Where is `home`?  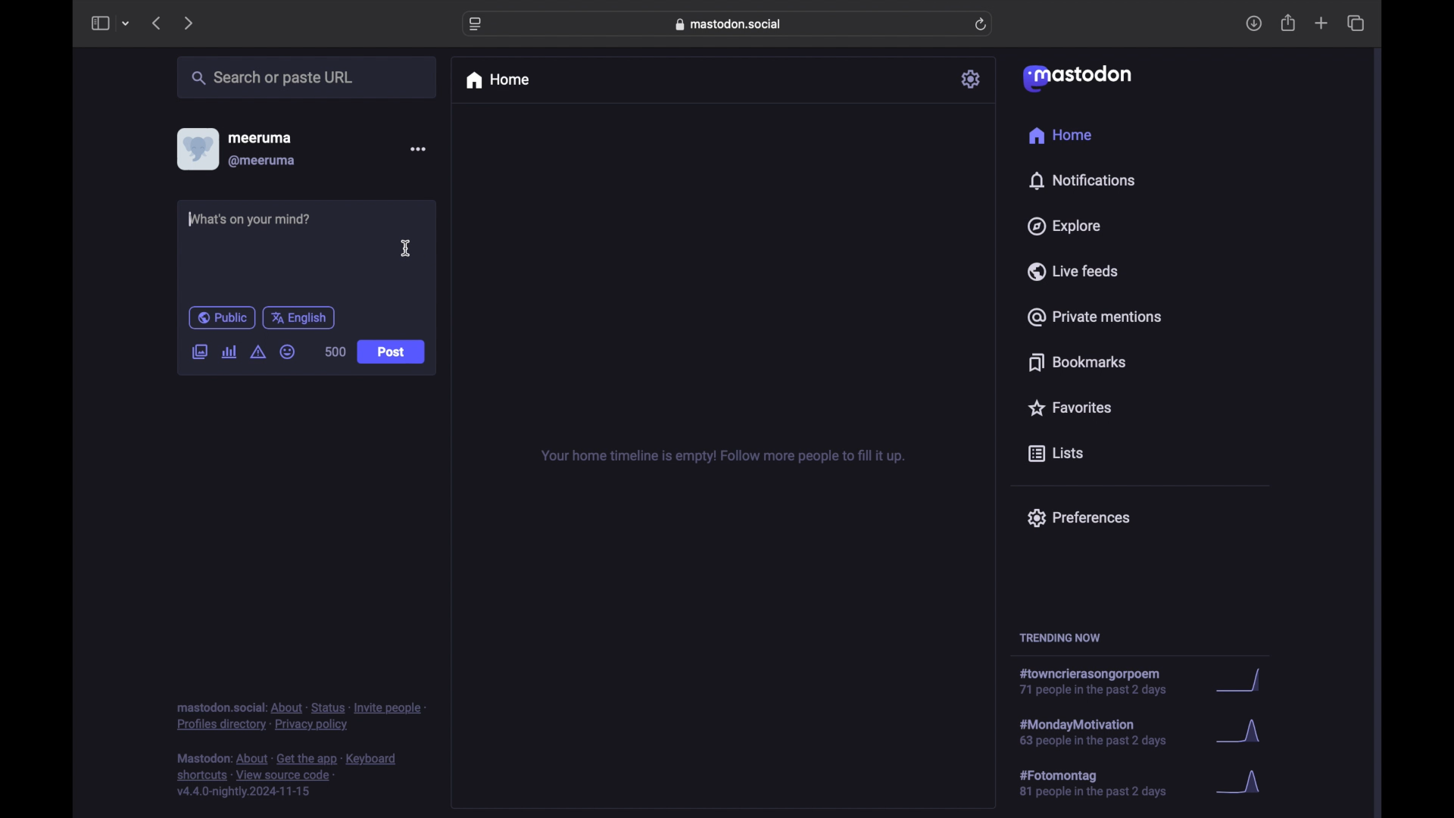 home is located at coordinates (1062, 135).